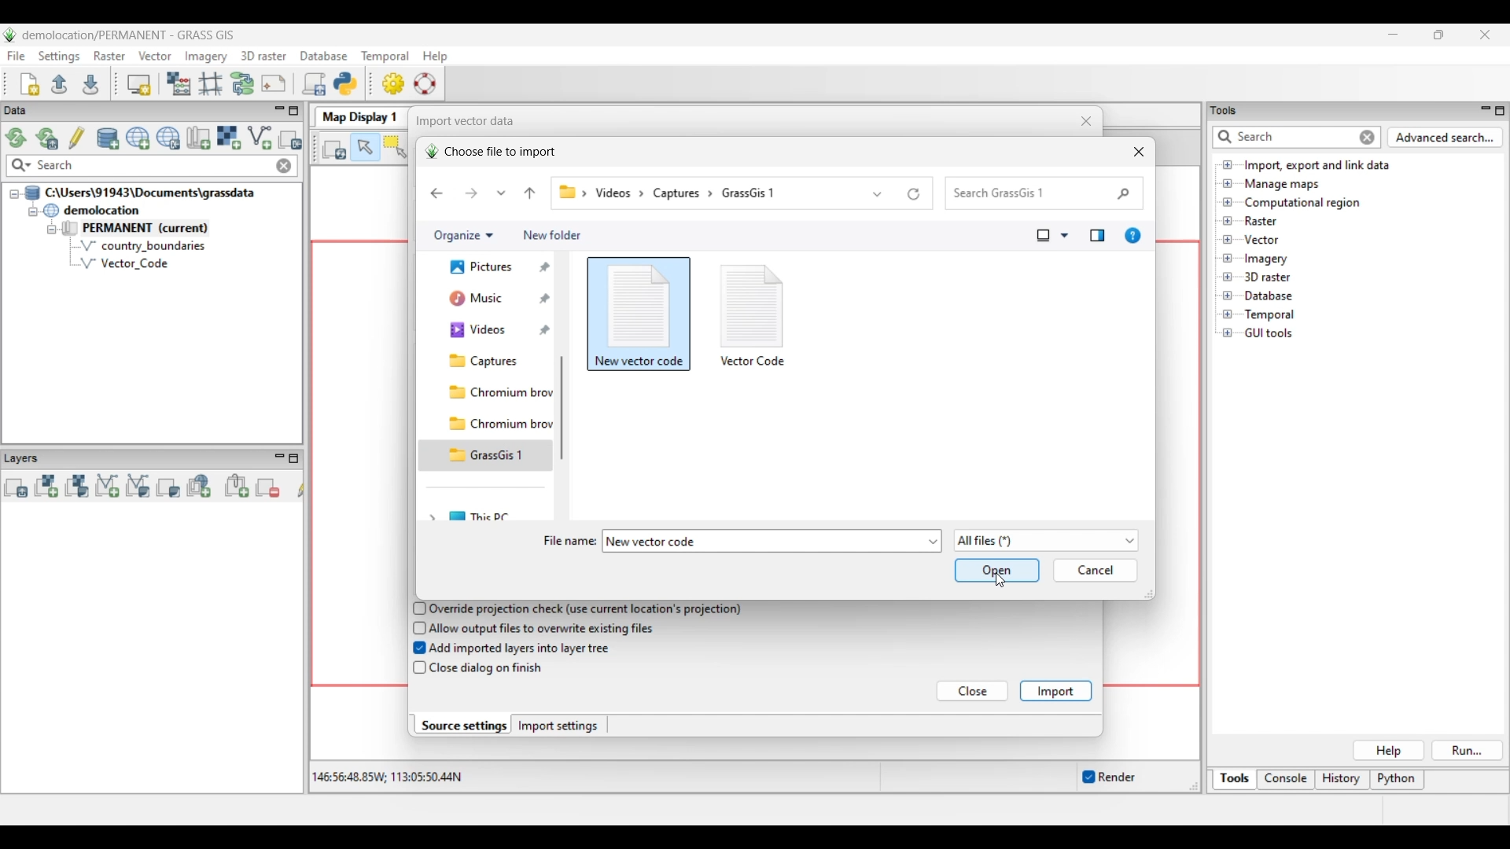 The width and height of the screenshot is (1510, 849). I want to click on Create new workspace, so click(31, 84).